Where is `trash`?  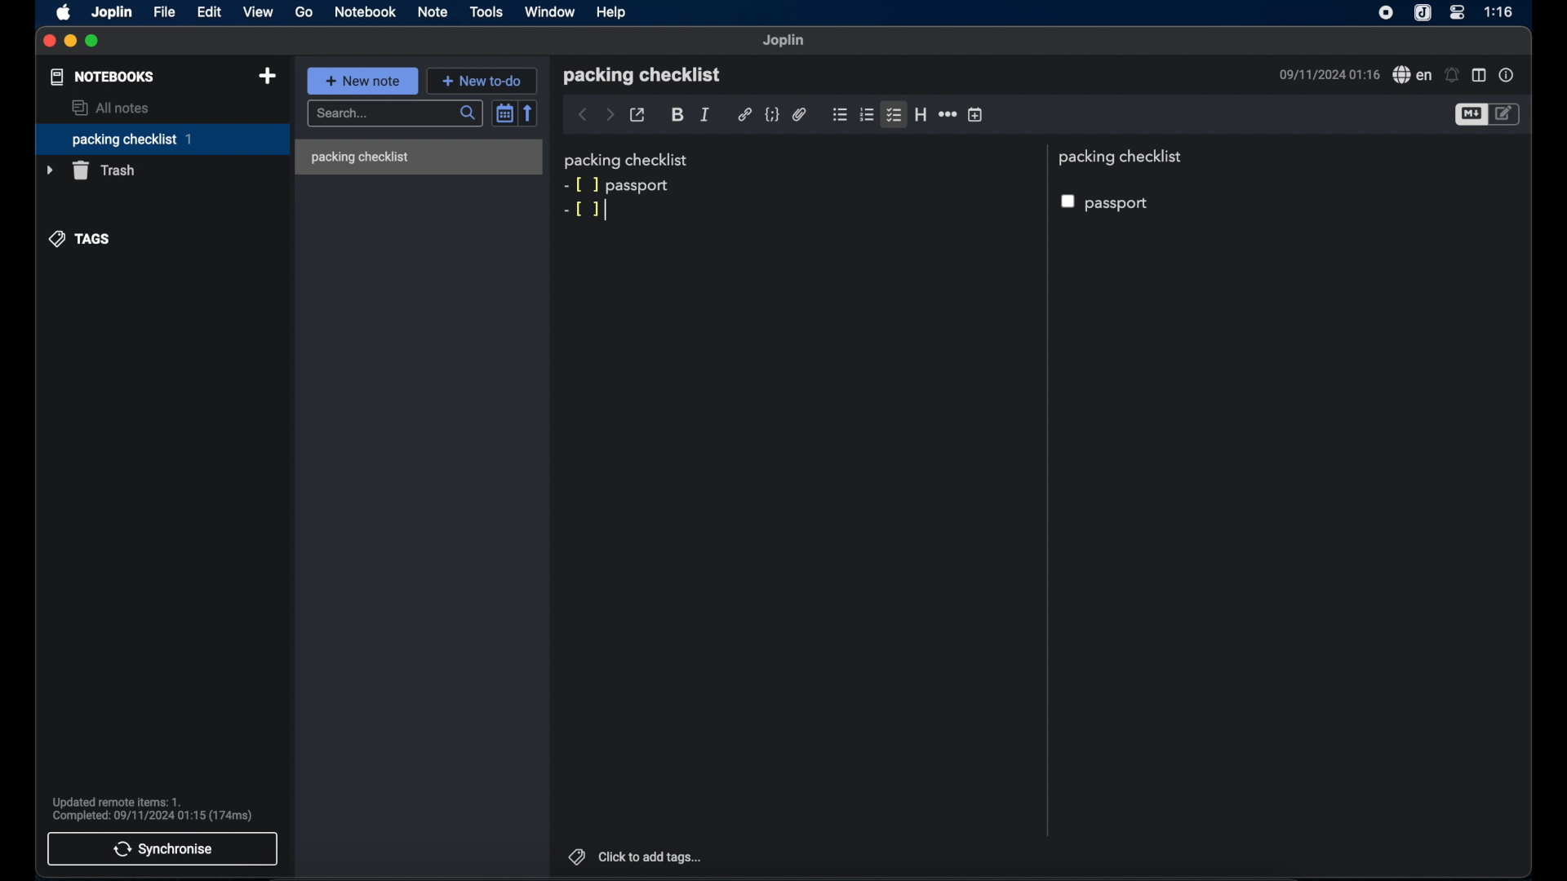 trash is located at coordinates (92, 170).